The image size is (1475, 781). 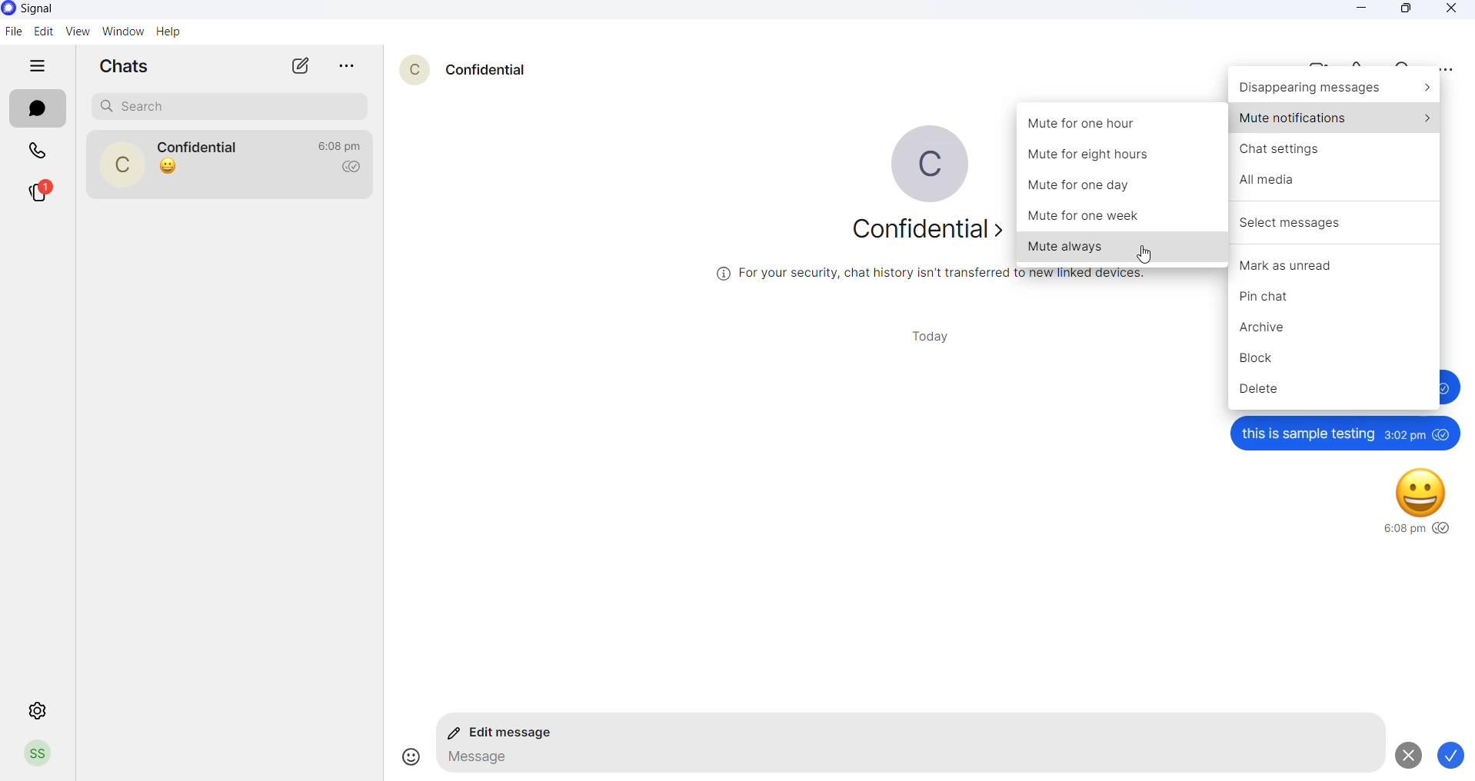 What do you see at coordinates (1409, 12) in the screenshot?
I see `maximize` at bounding box center [1409, 12].